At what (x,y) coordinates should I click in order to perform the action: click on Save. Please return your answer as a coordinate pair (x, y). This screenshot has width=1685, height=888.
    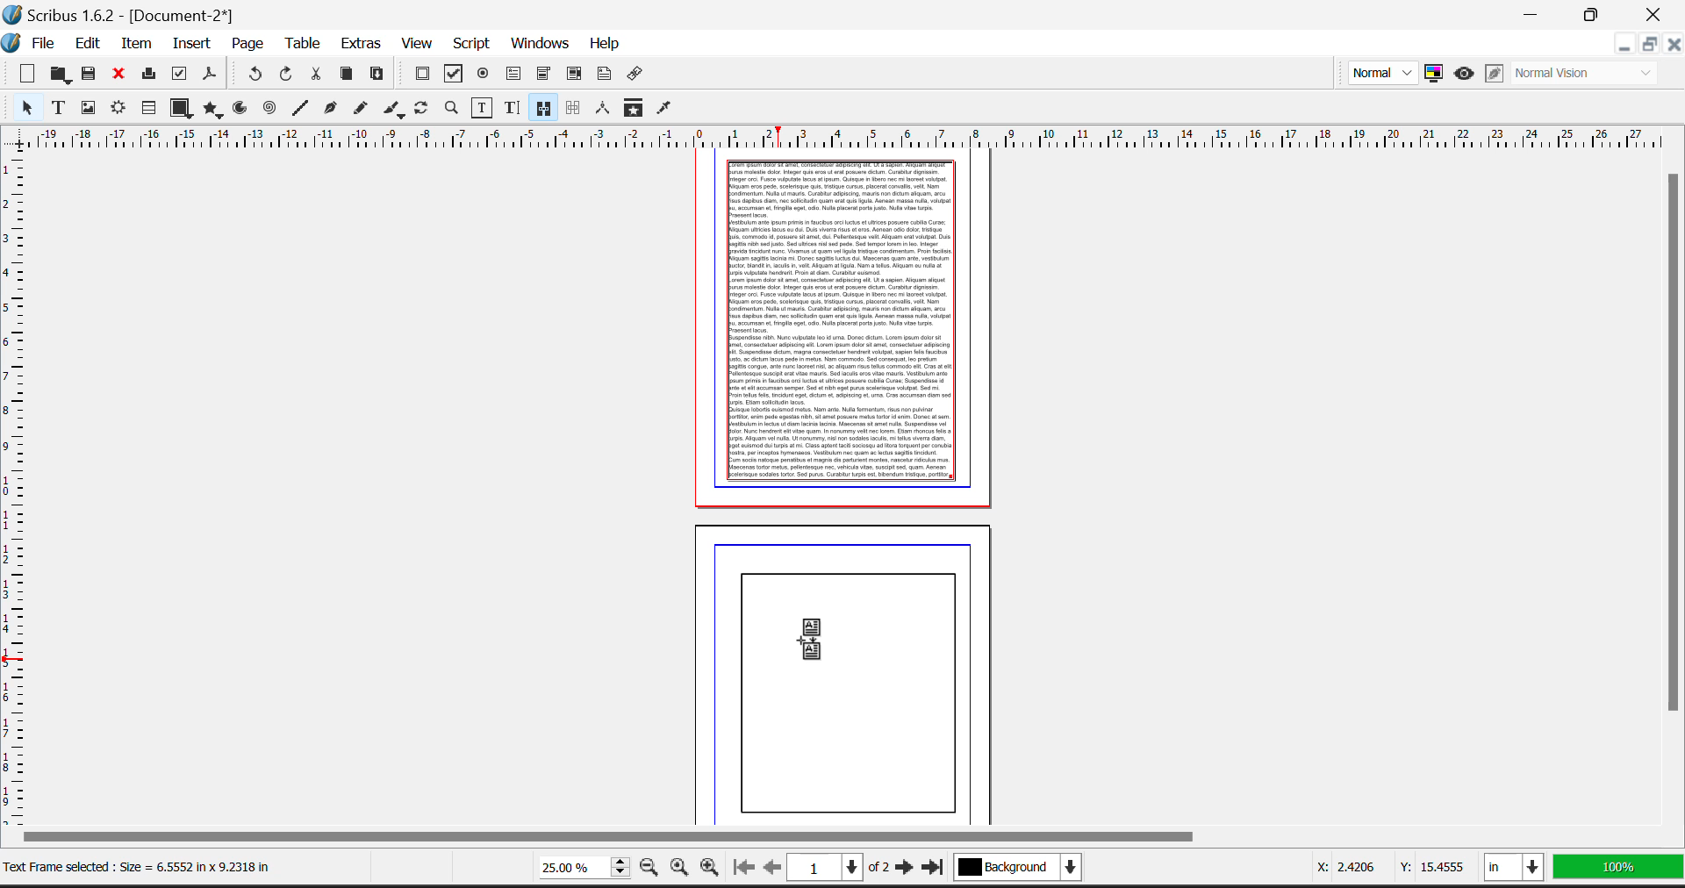
    Looking at the image, I should click on (90, 75).